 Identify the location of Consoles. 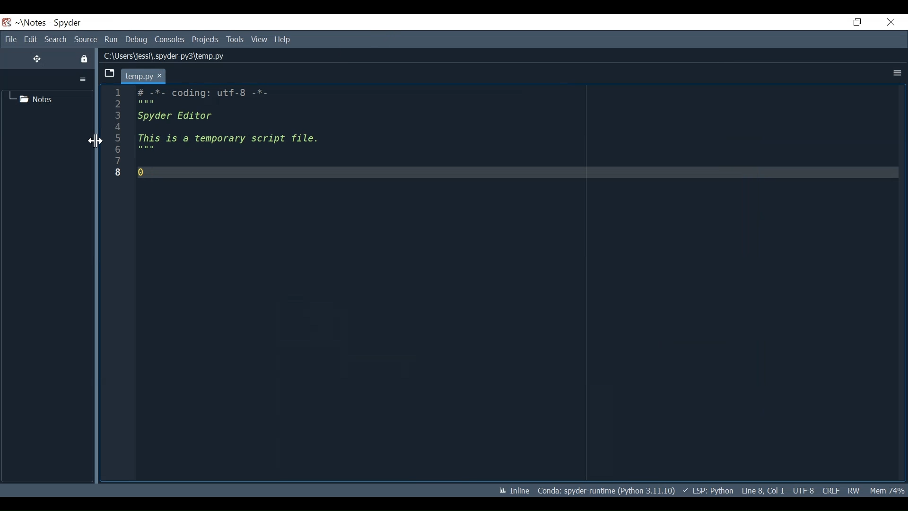
(170, 40).